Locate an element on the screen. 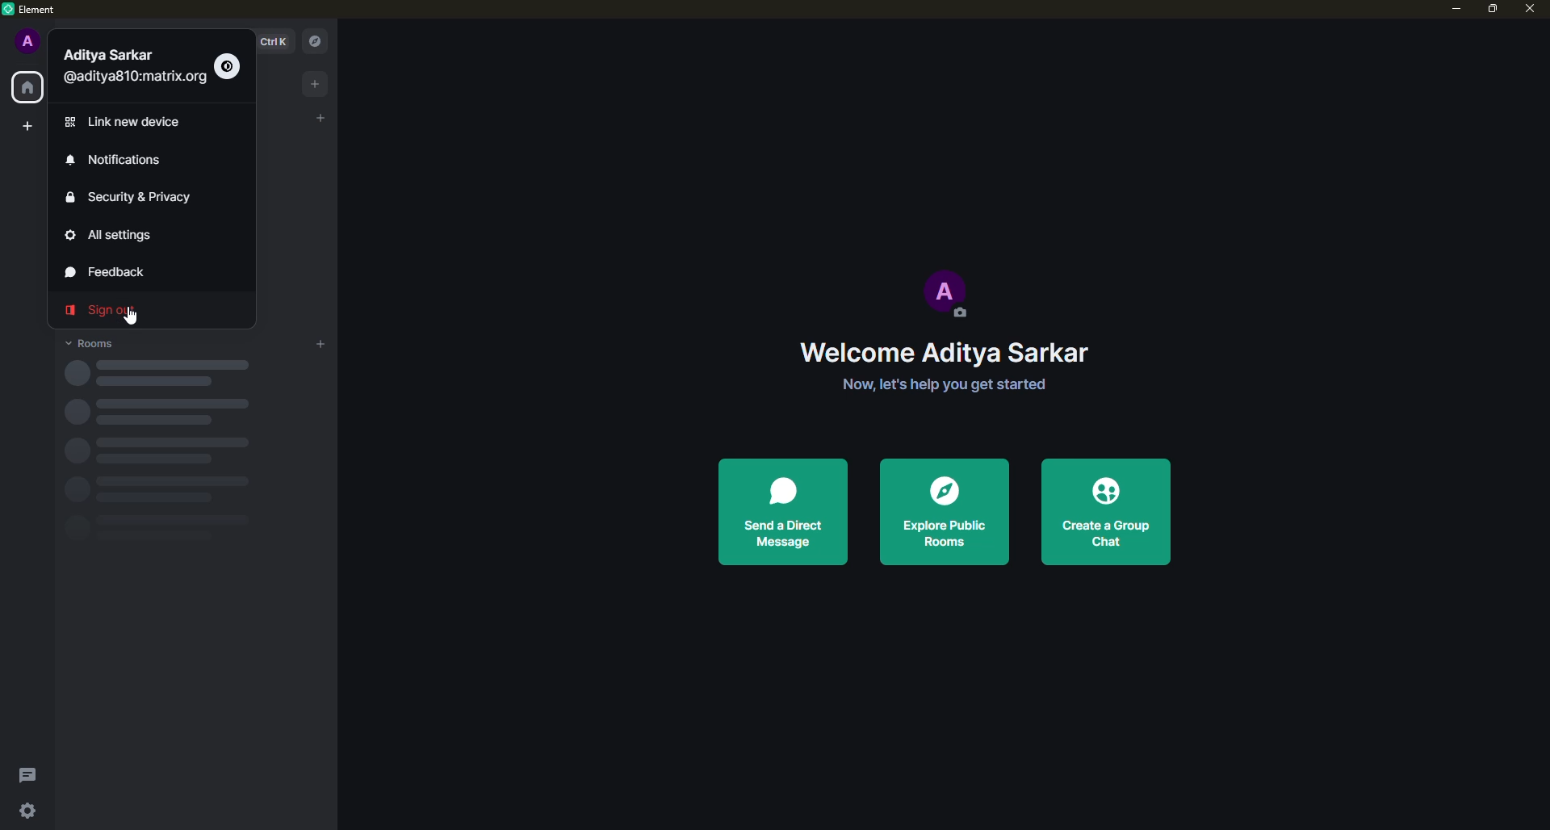 This screenshot has width=1550, height=830. rooms is located at coordinates (93, 342).